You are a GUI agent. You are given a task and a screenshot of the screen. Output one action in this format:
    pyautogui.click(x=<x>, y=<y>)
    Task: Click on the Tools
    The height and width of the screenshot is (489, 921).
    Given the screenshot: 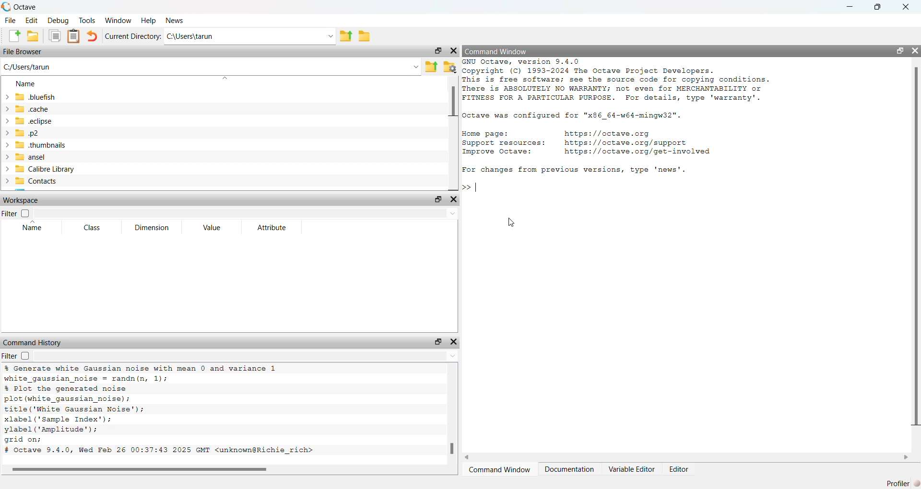 What is the action you would take?
    pyautogui.click(x=86, y=20)
    